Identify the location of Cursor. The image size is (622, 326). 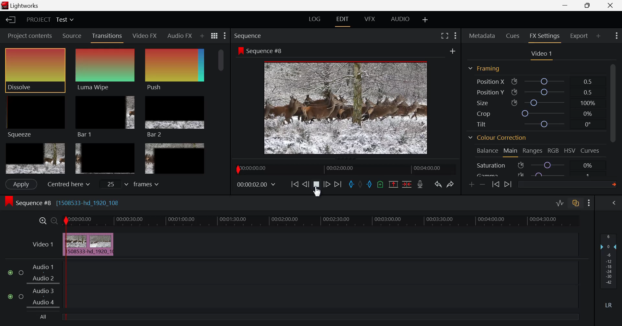
(320, 194).